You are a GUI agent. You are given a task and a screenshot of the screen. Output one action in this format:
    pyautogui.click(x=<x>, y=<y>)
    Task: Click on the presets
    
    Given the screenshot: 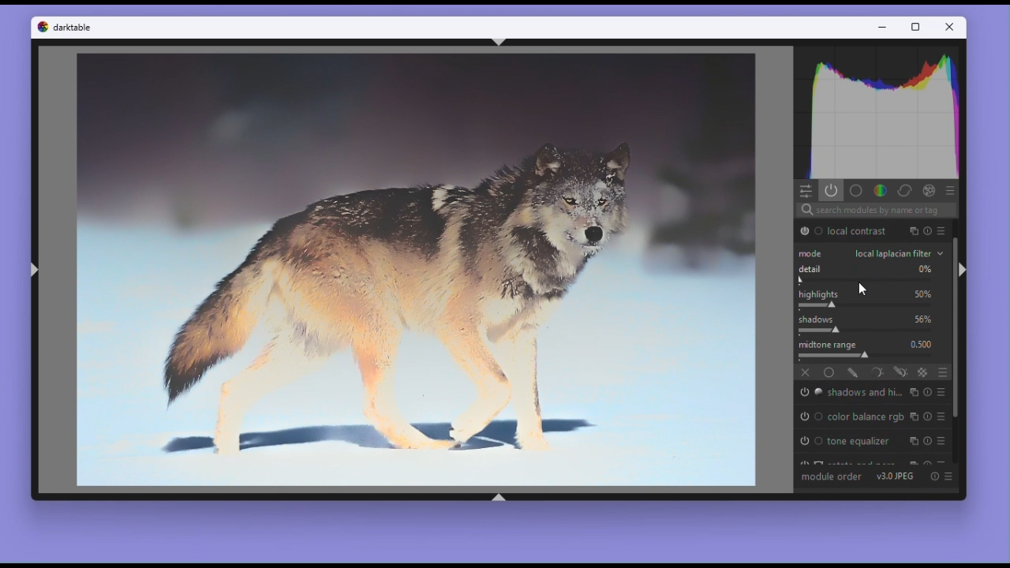 What is the action you would take?
    pyautogui.click(x=930, y=233)
    